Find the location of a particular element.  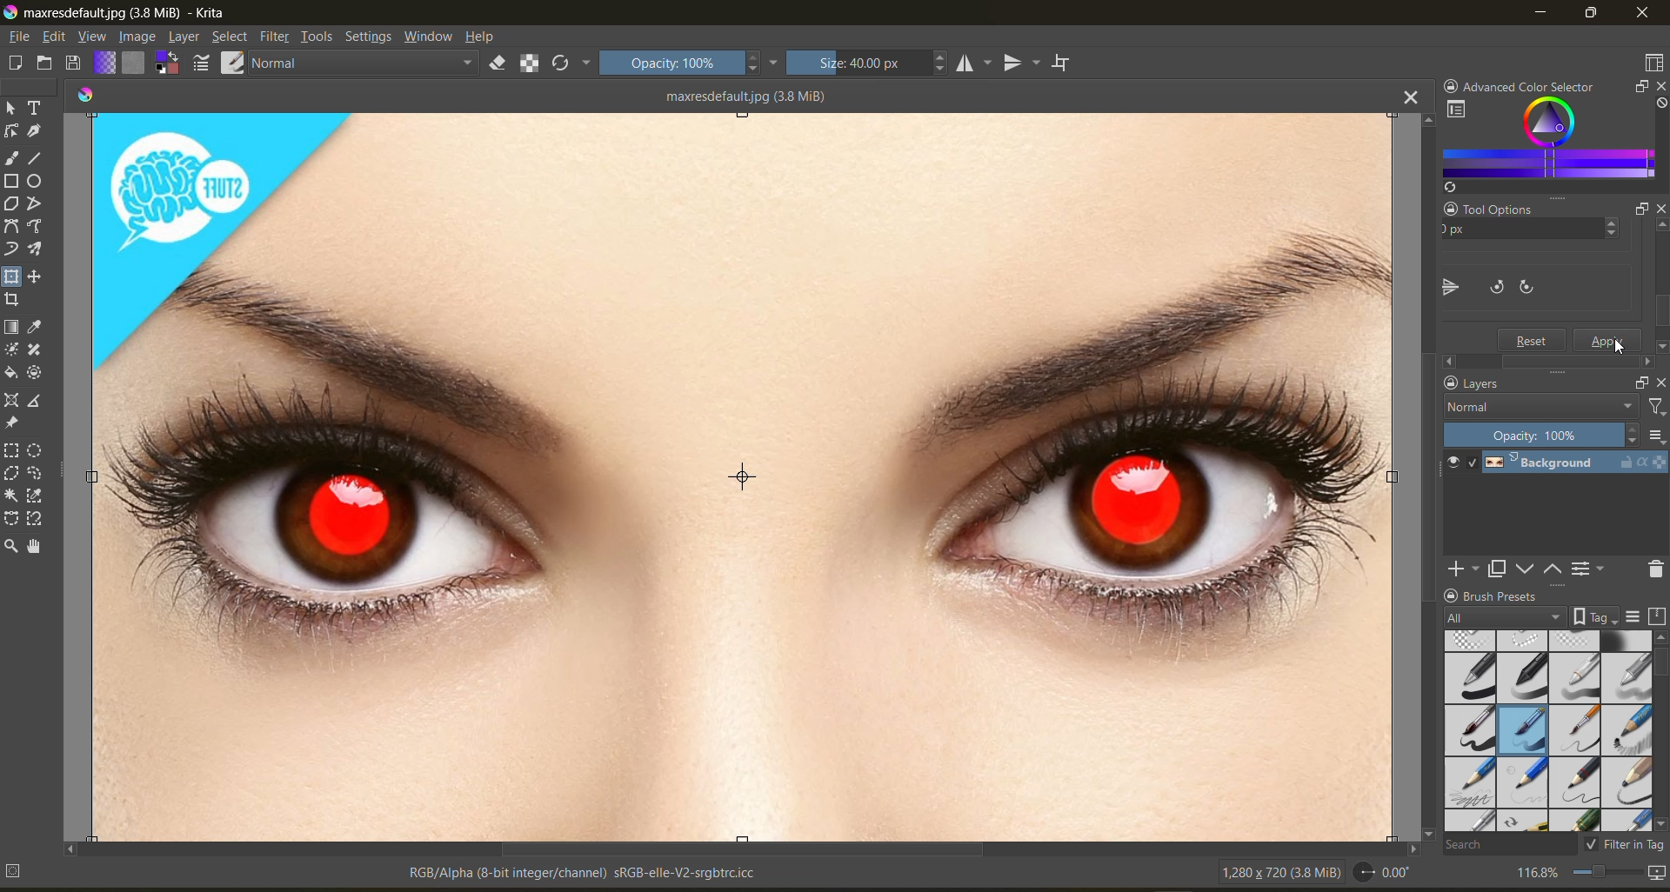

save is located at coordinates (76, 63).